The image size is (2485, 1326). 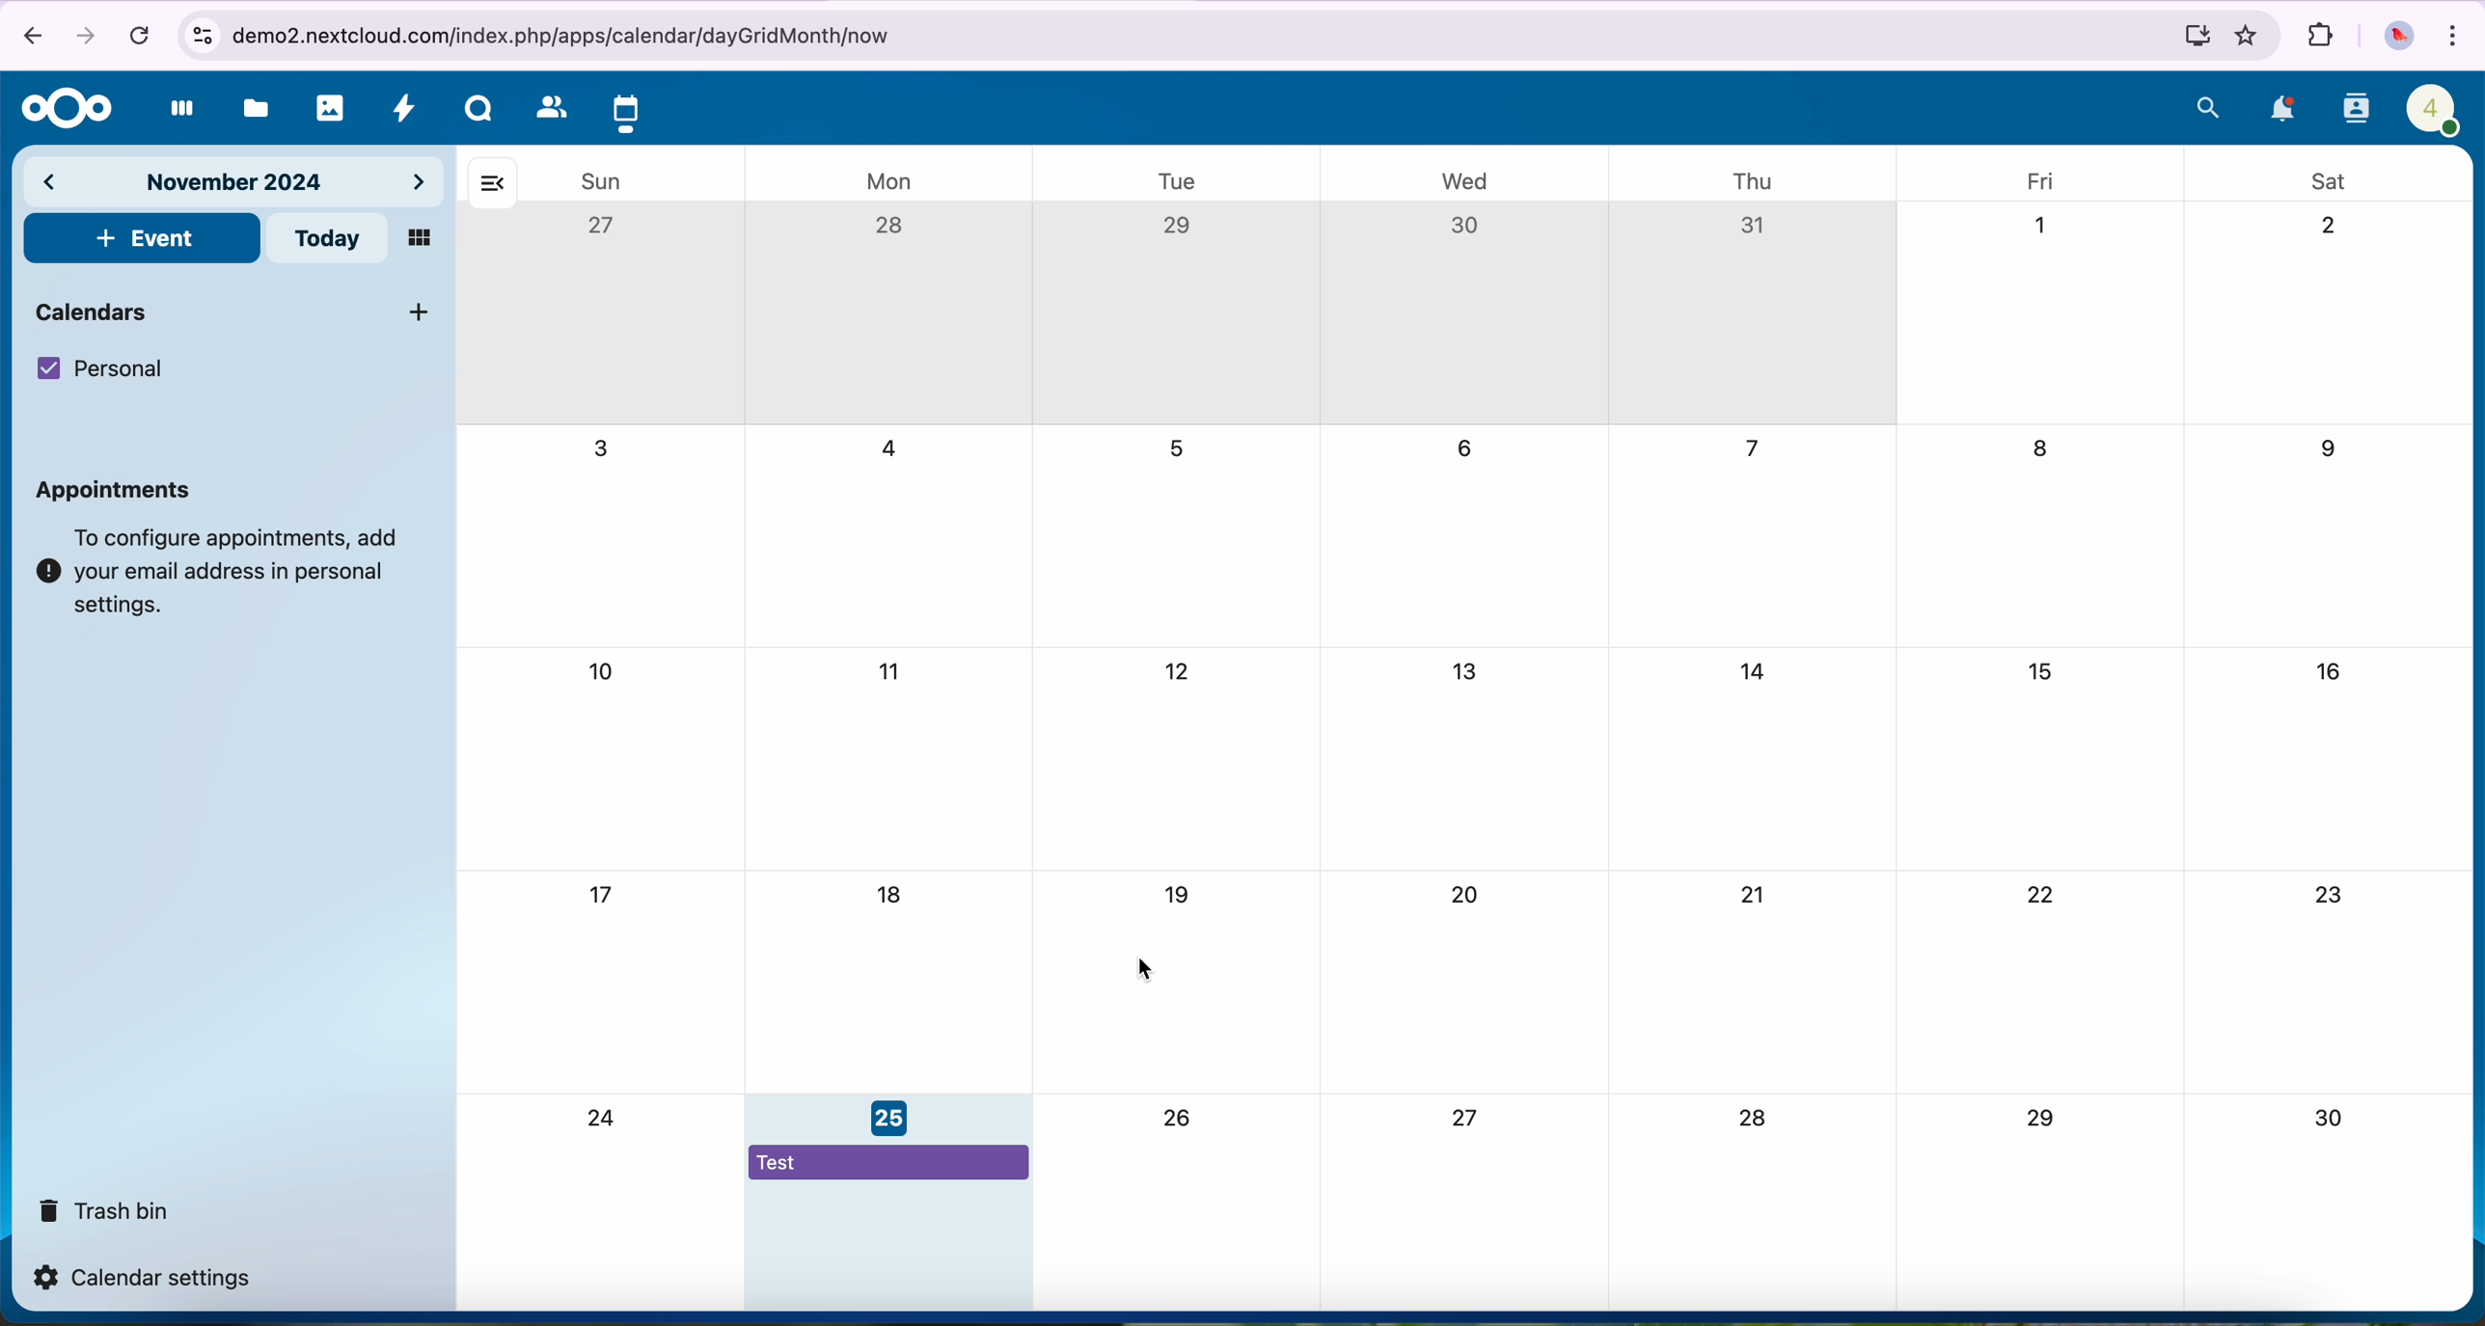 I want to click on 5, so click(x=1180, y=448).